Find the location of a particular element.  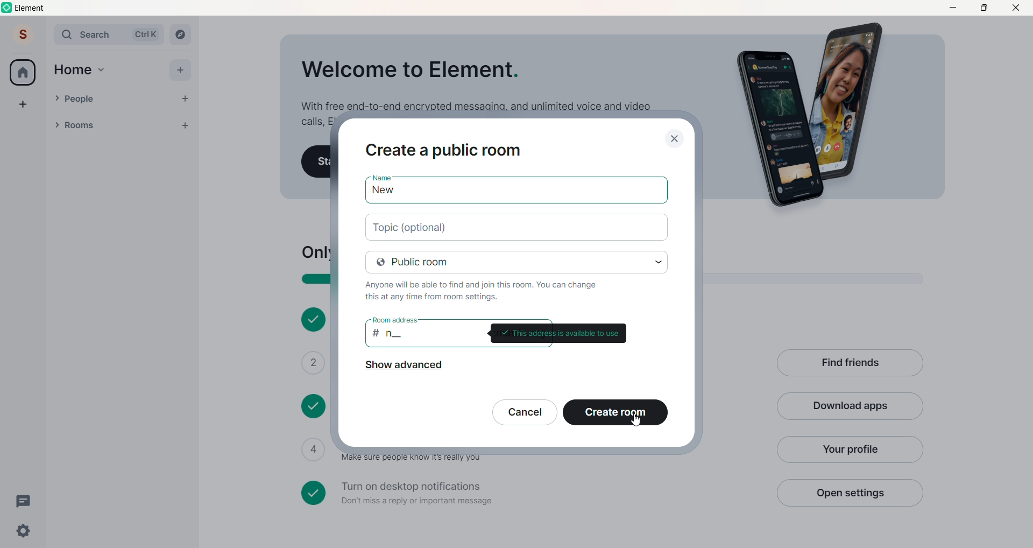

room address is located at coordinates (393, 319).